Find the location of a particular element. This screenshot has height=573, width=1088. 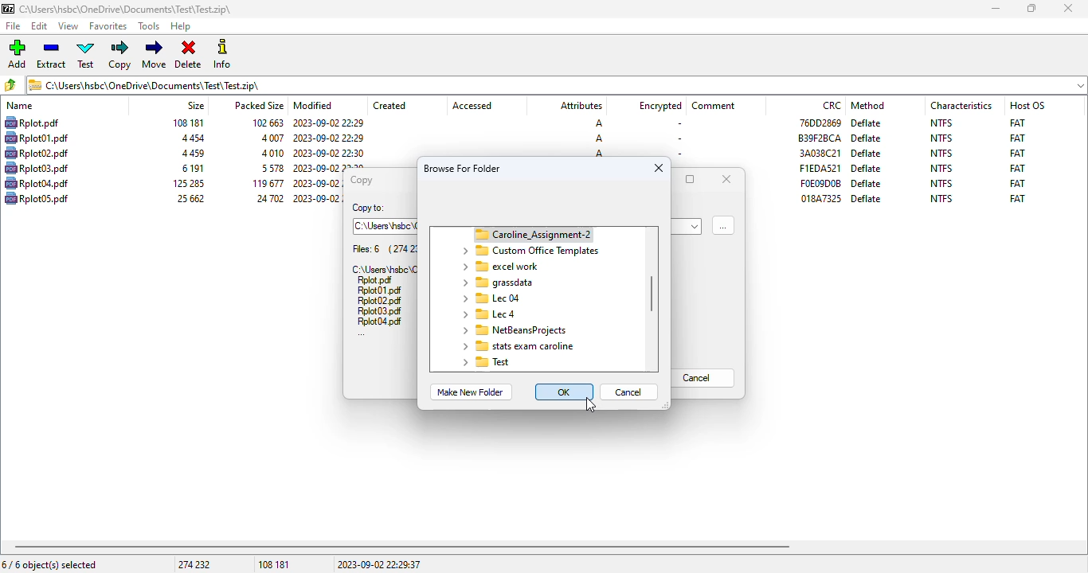

NTFS is located at coordinates (941, 168).